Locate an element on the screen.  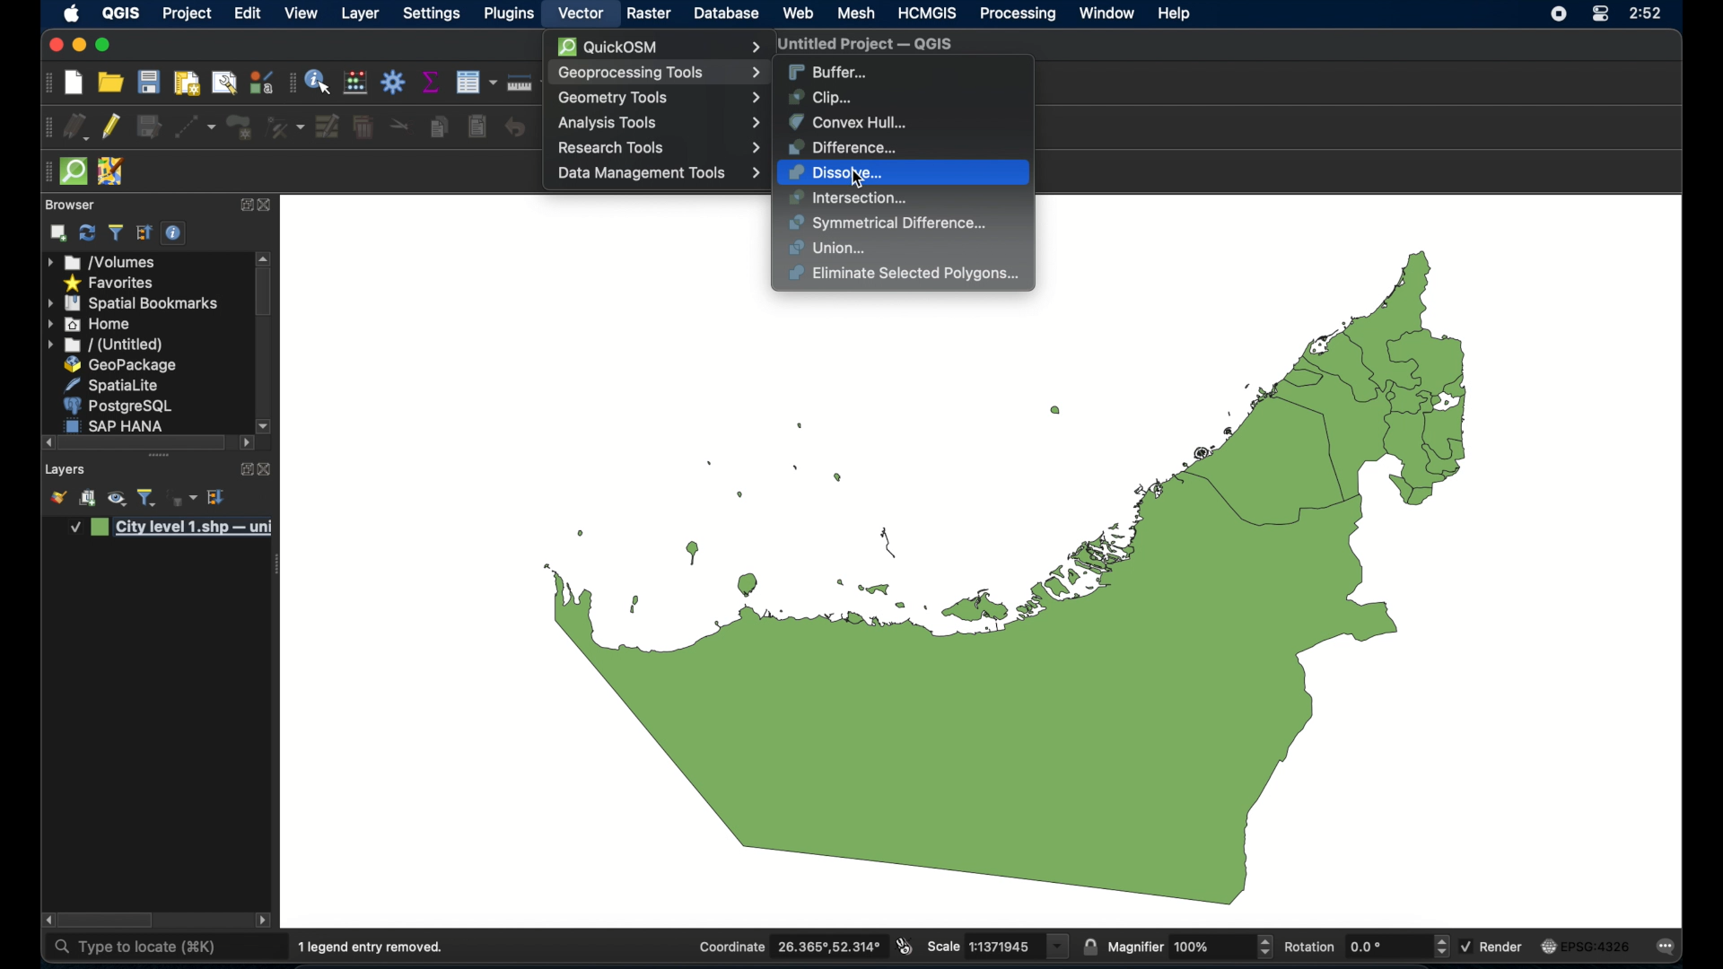
filter legend is located at coordinates (115, 233).